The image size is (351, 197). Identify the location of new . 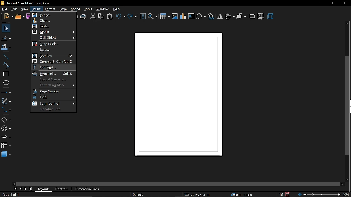
(8, 16).